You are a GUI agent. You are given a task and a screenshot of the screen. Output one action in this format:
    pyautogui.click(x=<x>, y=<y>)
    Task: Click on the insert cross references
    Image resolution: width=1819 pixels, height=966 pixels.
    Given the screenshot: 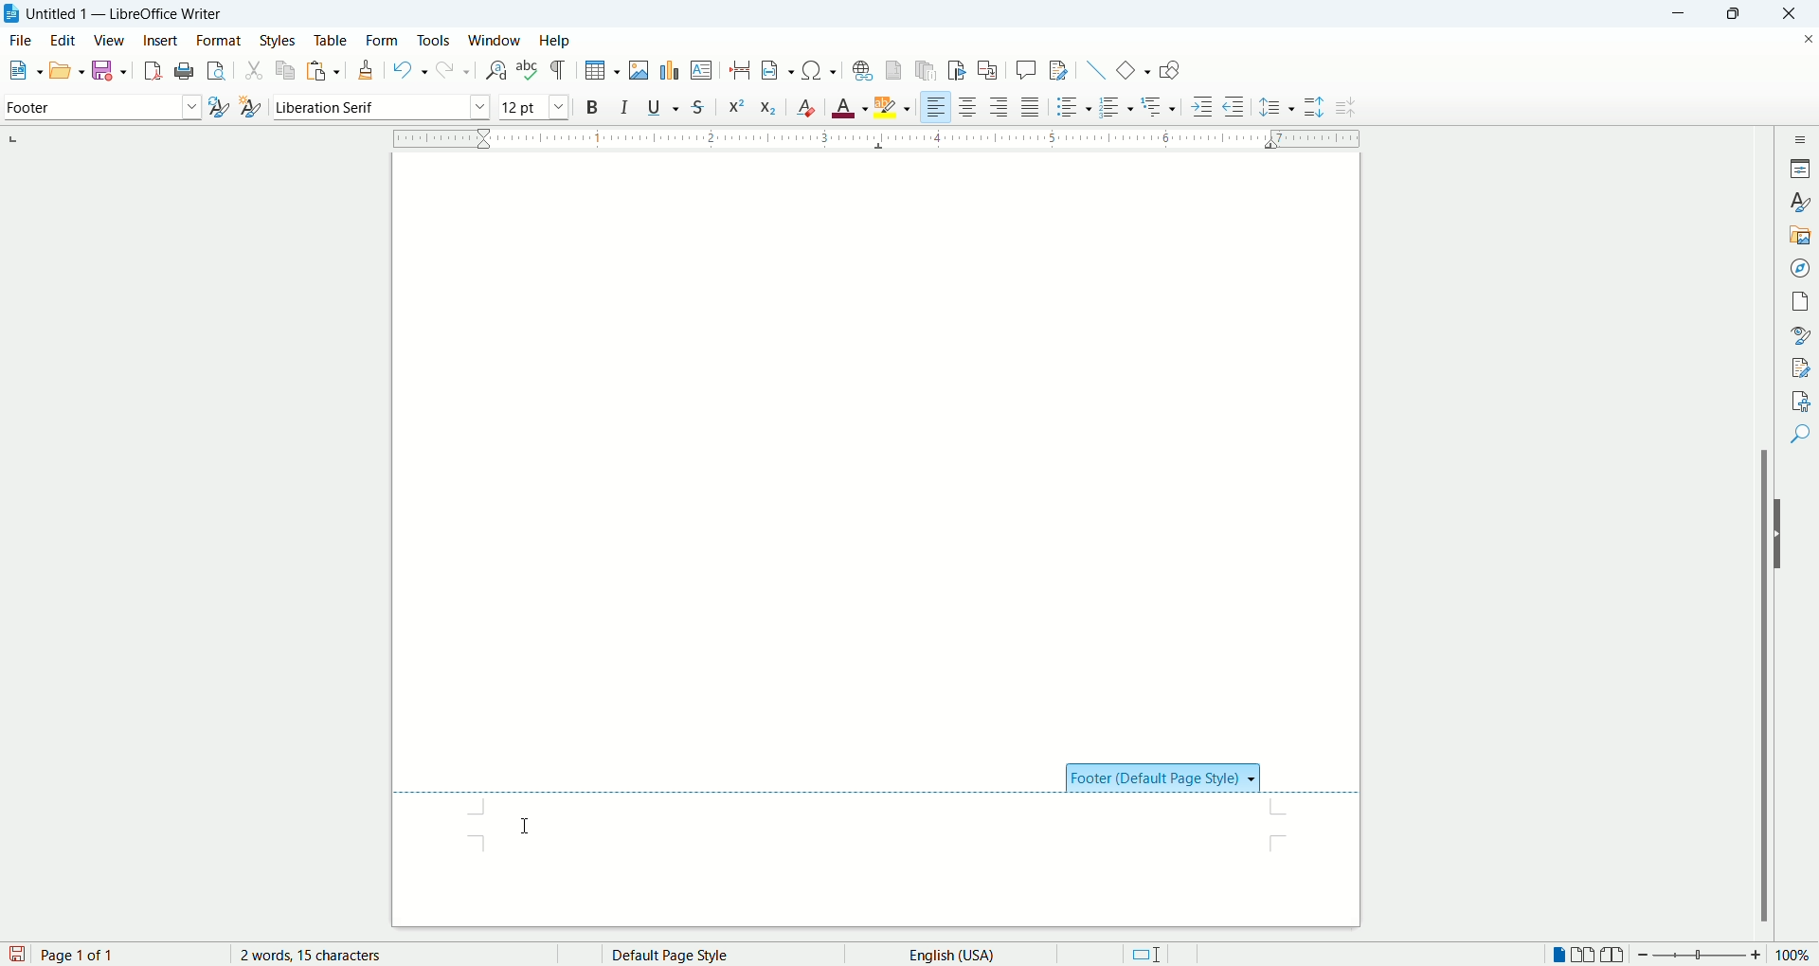 What is the action you would take?
    pyautogui.click(x=988, y=71)
    